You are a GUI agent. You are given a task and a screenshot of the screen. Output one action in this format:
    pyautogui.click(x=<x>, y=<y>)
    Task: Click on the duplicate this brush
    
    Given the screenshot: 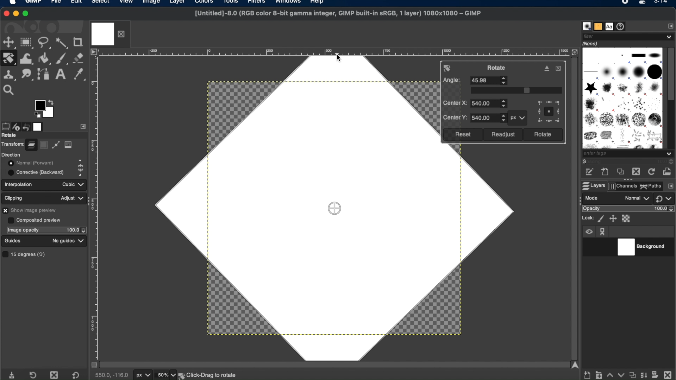 What is the action you would take?
    pyautogui.click(x=619, y=172)
    